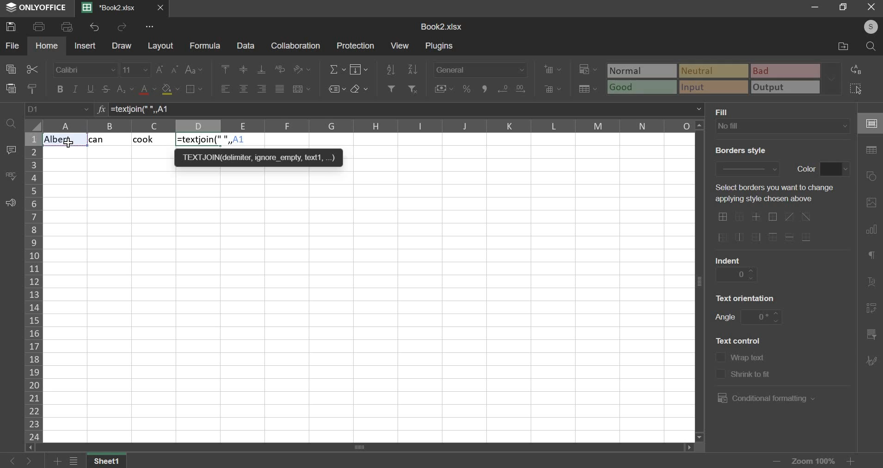 The height and width of the screenshot is (468, 883). Describe the element at coordinates (369, 126) in the screenshot. I see `columns` at that location.